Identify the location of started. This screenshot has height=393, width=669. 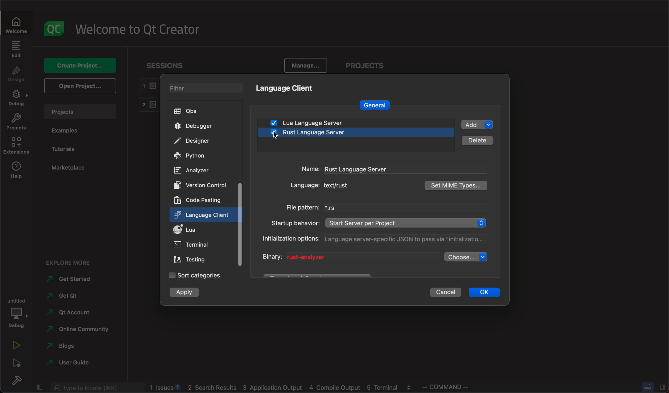
(69, 281).